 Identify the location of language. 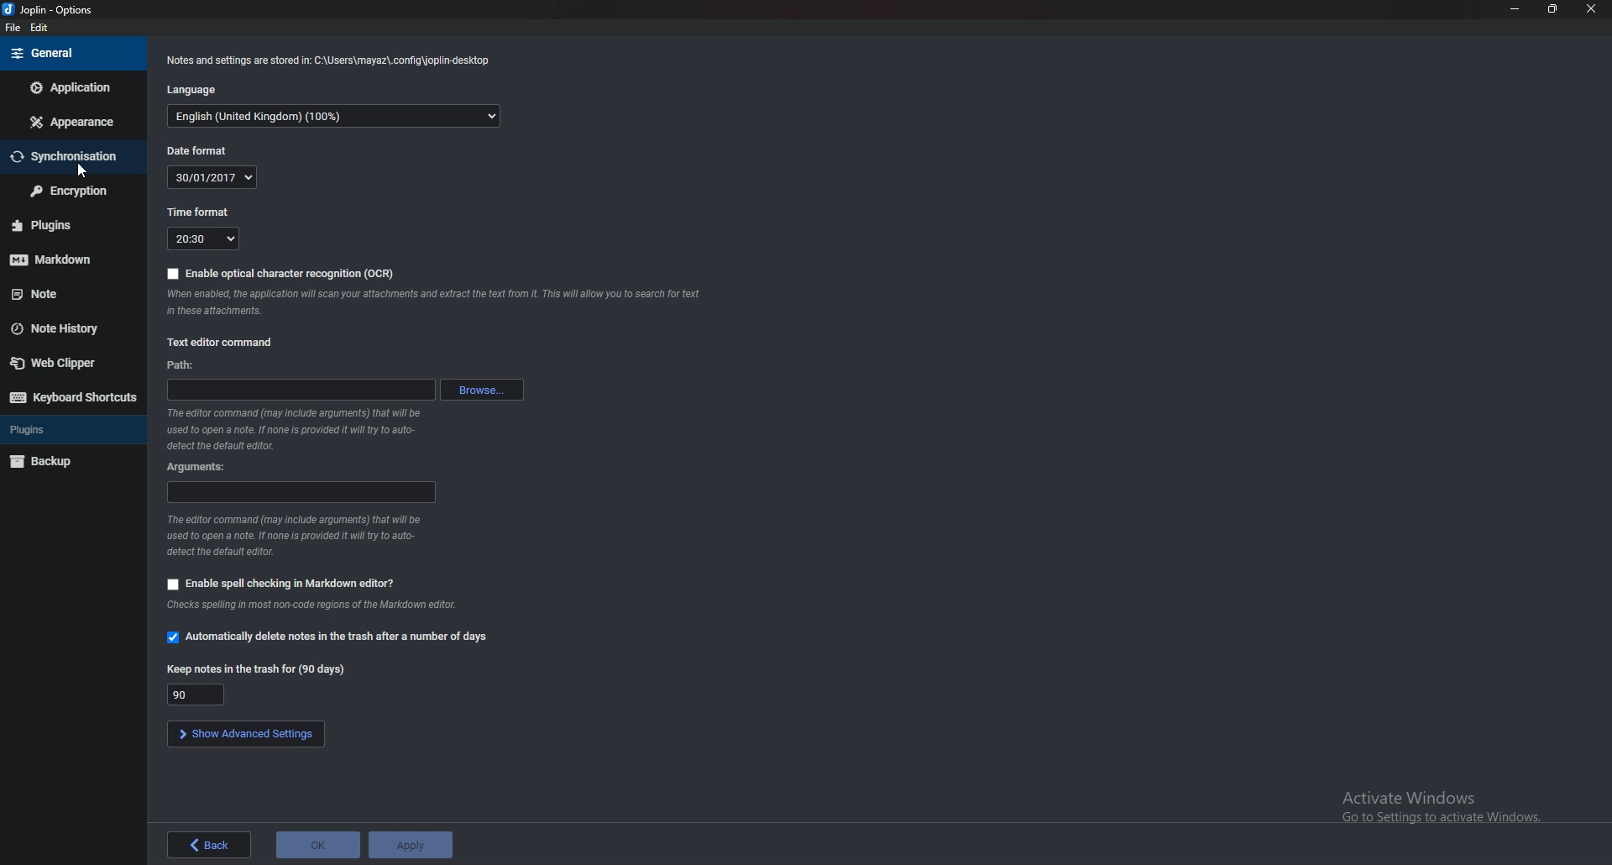
(194, 90).